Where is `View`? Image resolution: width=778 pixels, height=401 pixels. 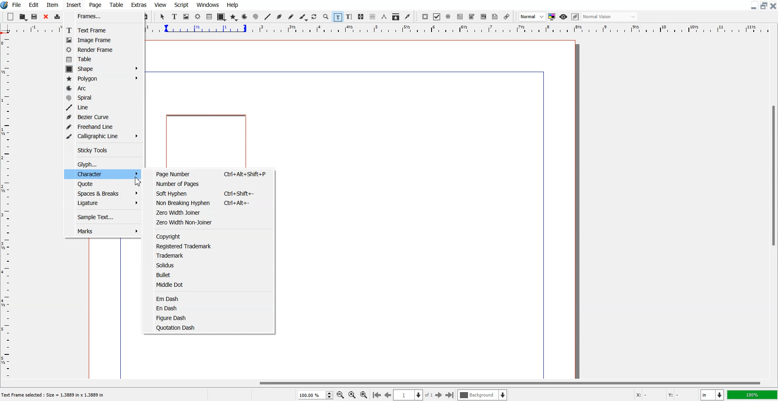 View is located at coordinates (161, 4).